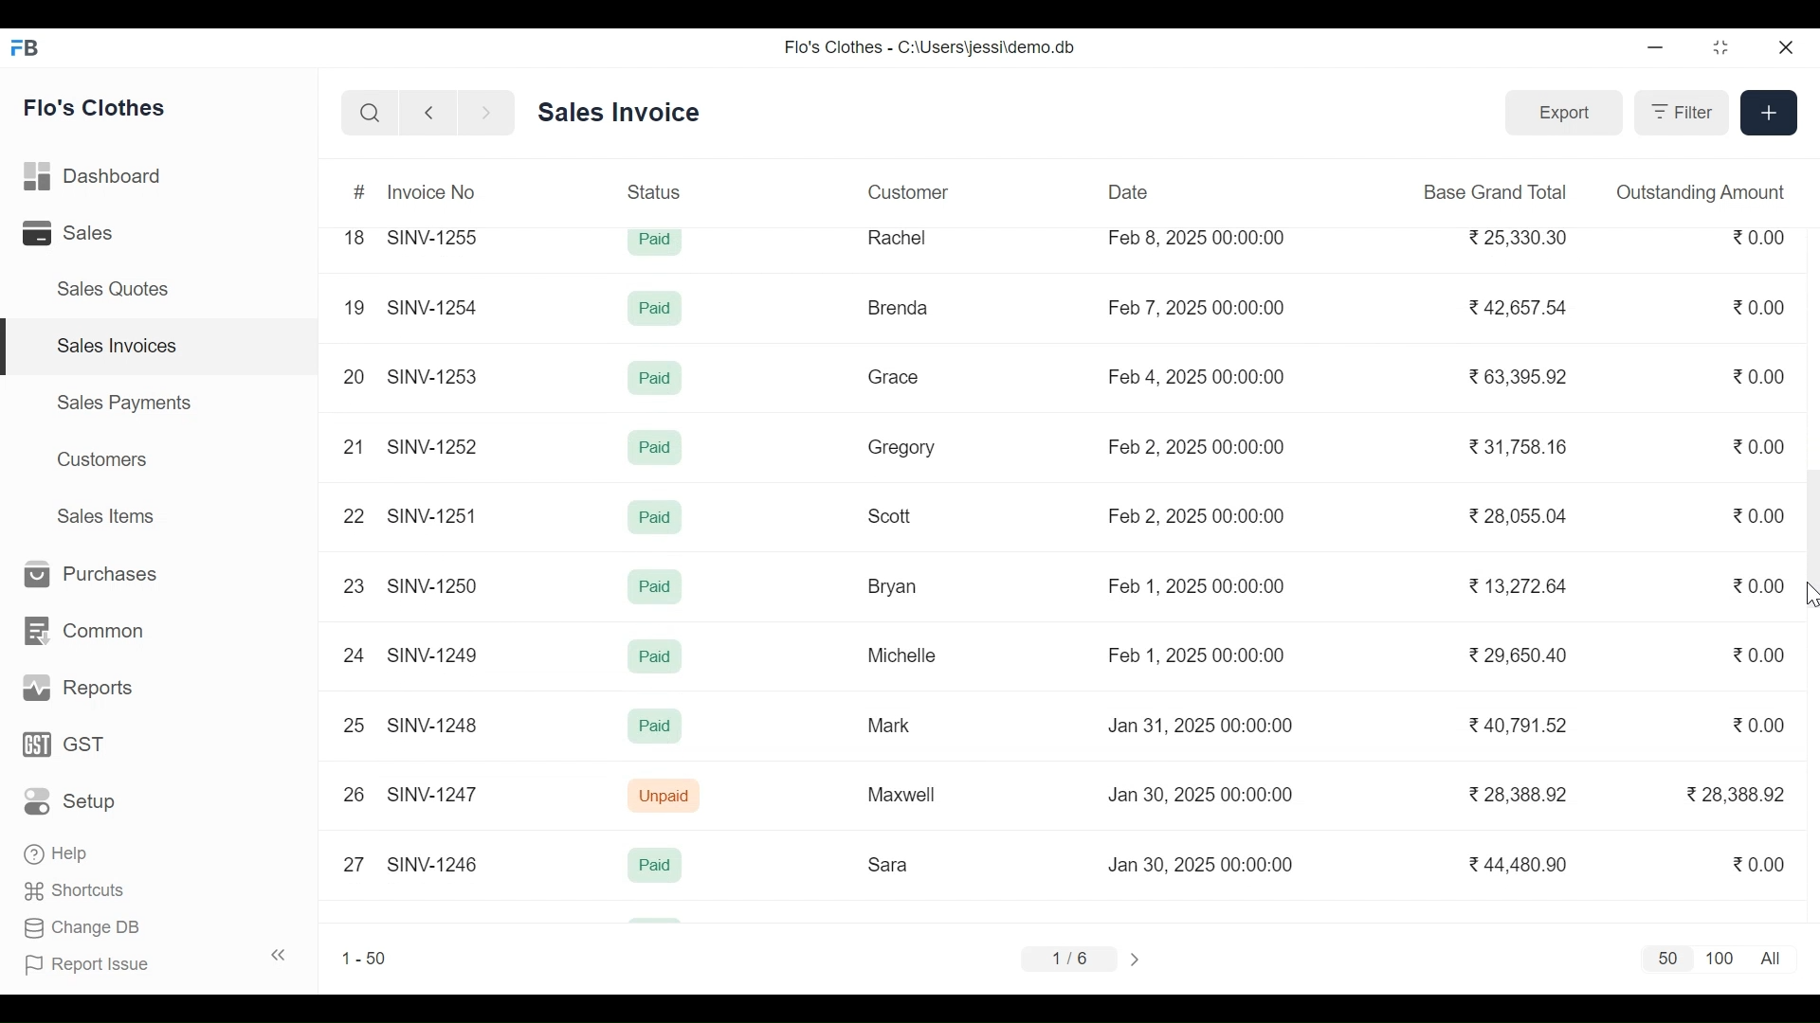 The width and height of the screenshot is (1820, 1023). Describe the element at coordinates (1809, 596) in the screenshot. I see `Cursor` at that location.